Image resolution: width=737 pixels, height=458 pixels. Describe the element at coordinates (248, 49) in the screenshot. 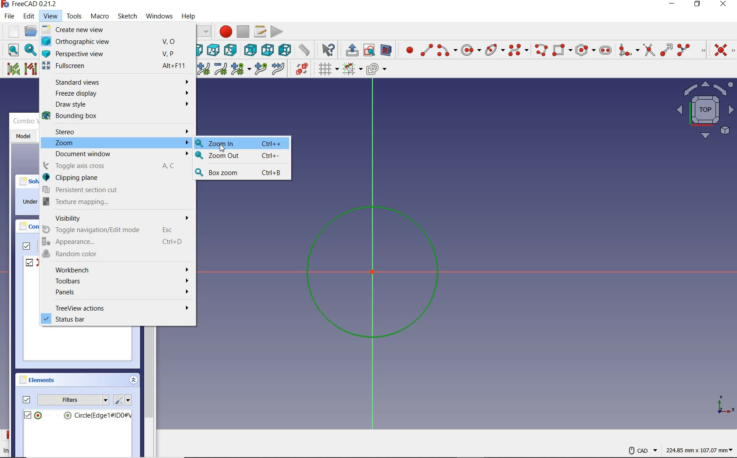

I see `rear` at that location.